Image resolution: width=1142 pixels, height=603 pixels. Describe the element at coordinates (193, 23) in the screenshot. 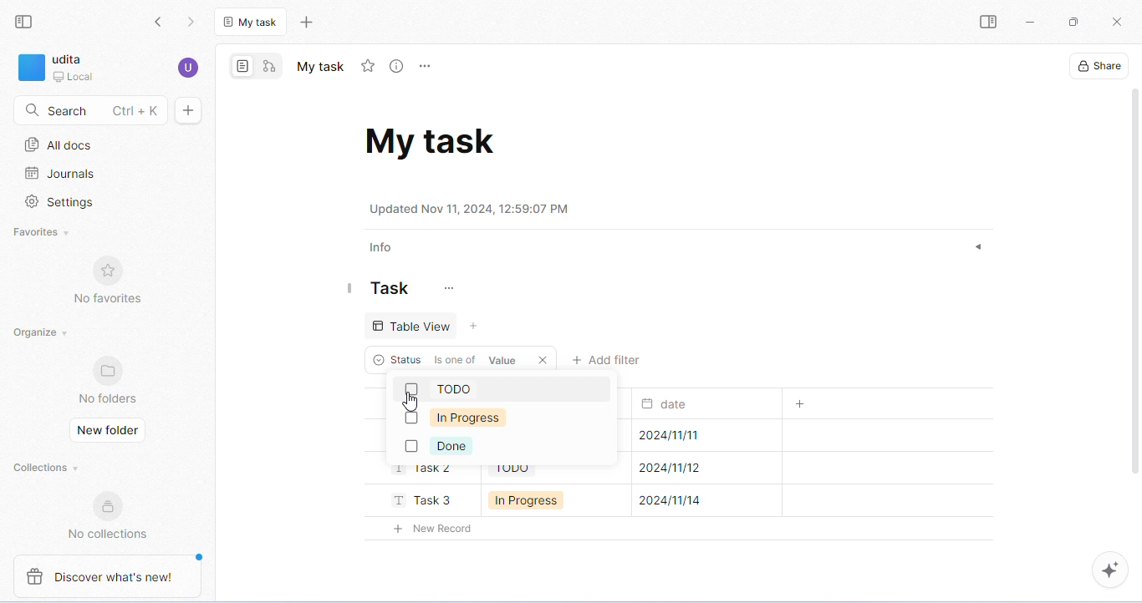

I see `go forward` at that location.